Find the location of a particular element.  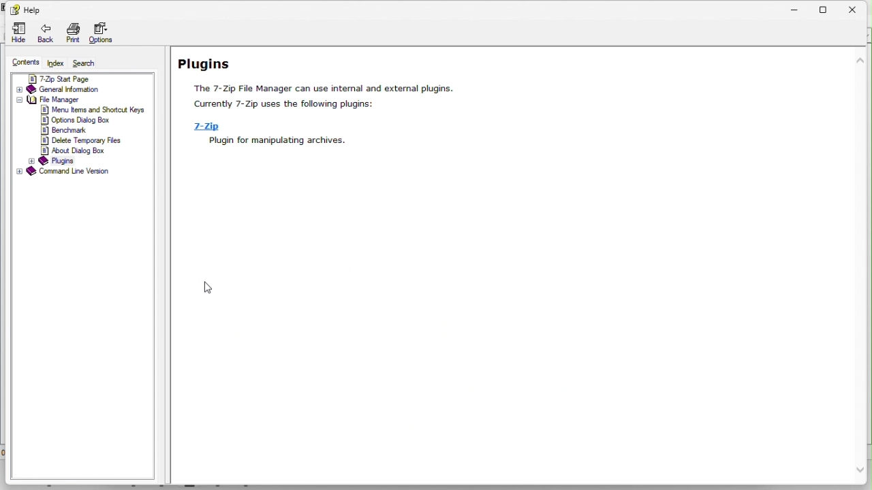

scroll bar is located at coordinates (862, 268).